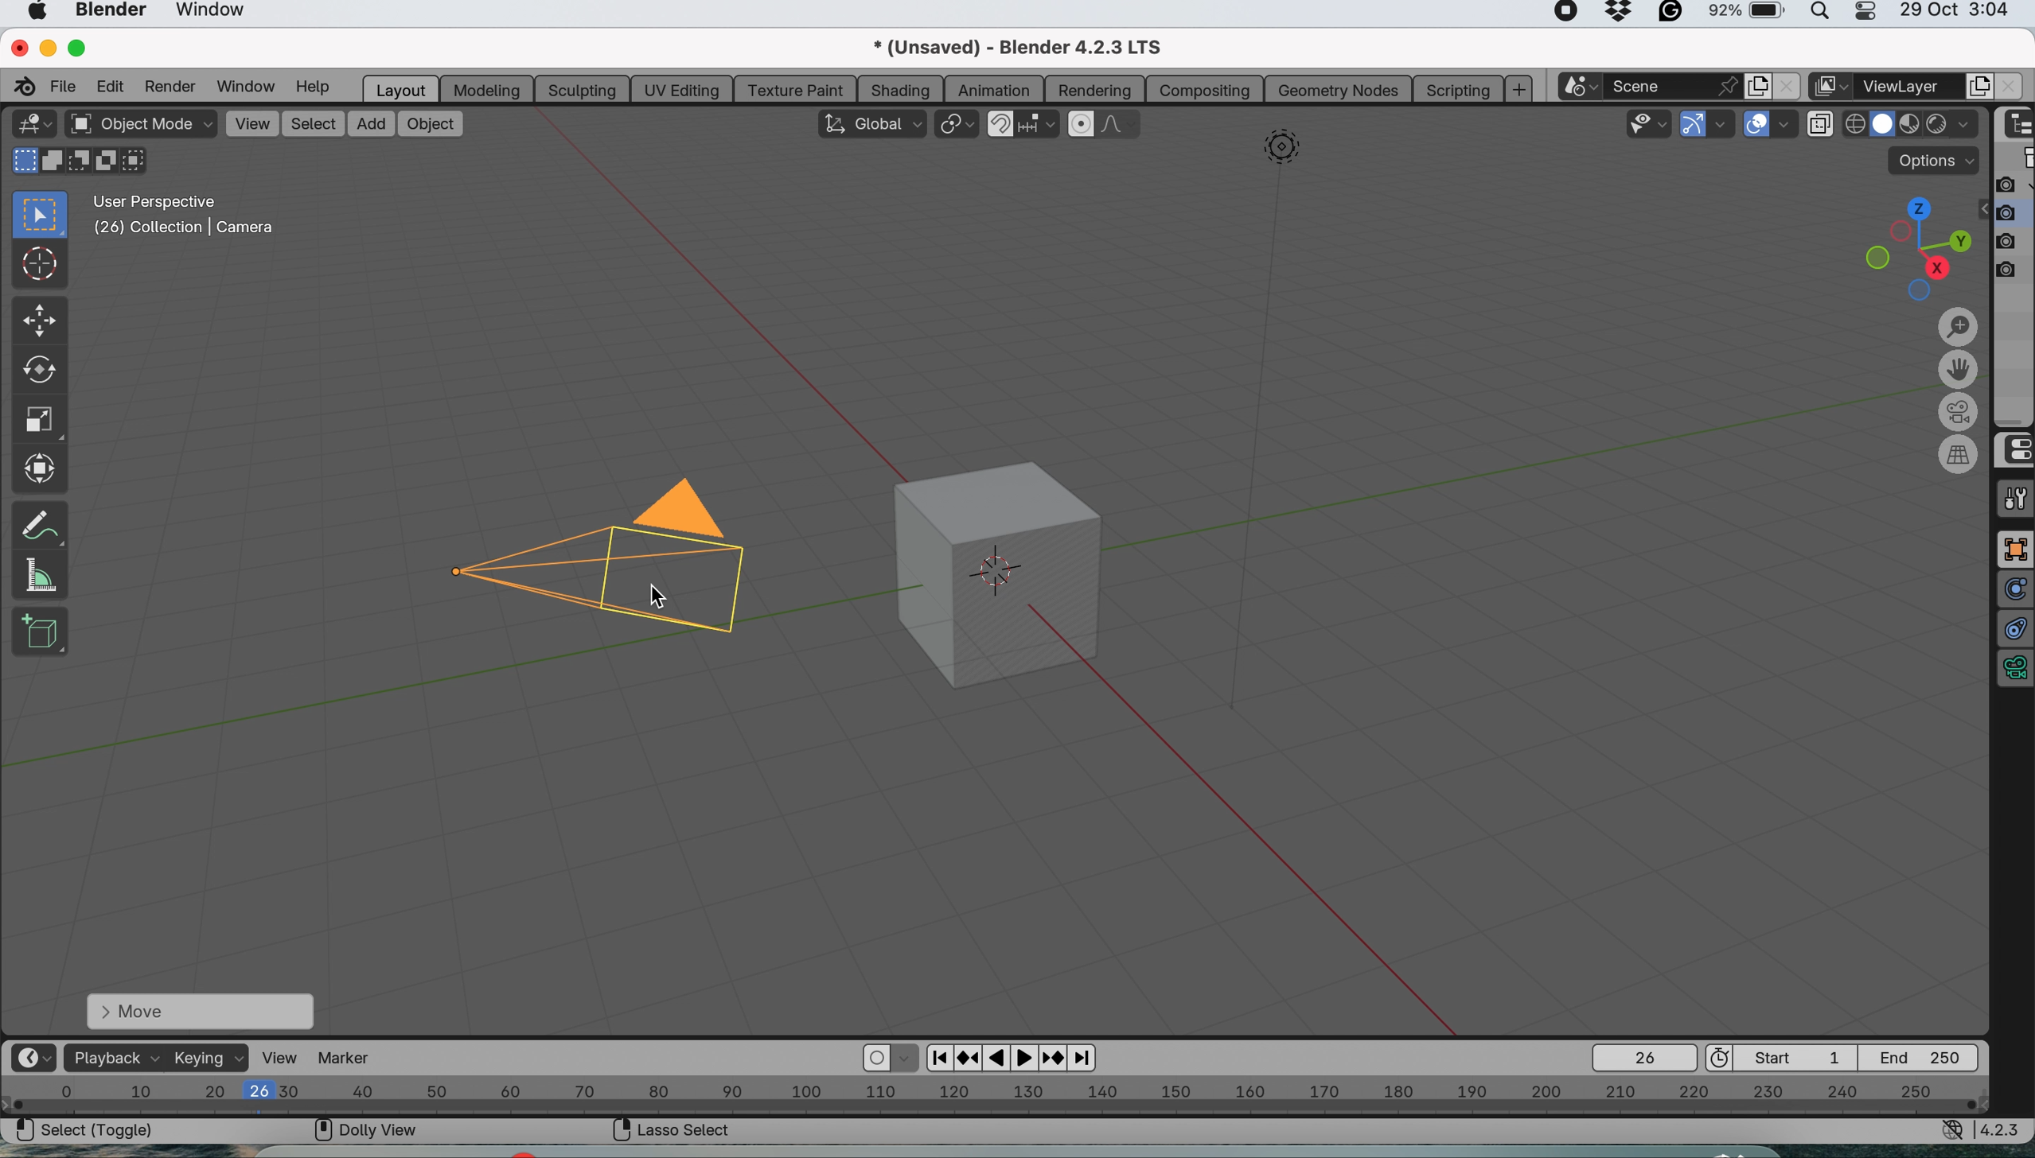 Image resolution: width=2035 pixels, height=1158 pixels. What do you see at coordinates (181, 215) in the screenshot?
I see `User perspective (26) | Camera` at bounding box center [181, 215].